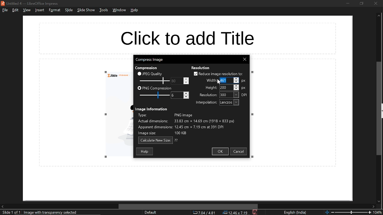 The height and width of the screenshot is (215, 383). I want to click on text, so click(206, 103).